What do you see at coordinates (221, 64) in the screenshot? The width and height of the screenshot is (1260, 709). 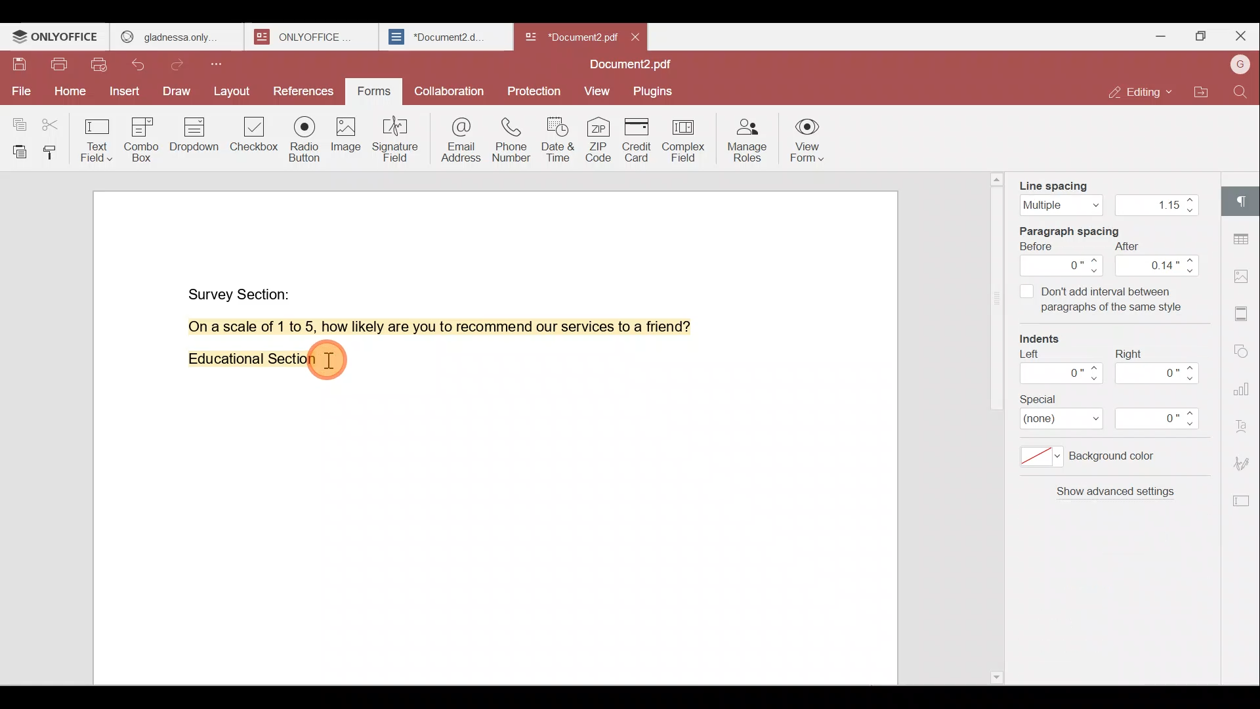 I see `Customize quick access toolbar` at bounding box center [221, 64].